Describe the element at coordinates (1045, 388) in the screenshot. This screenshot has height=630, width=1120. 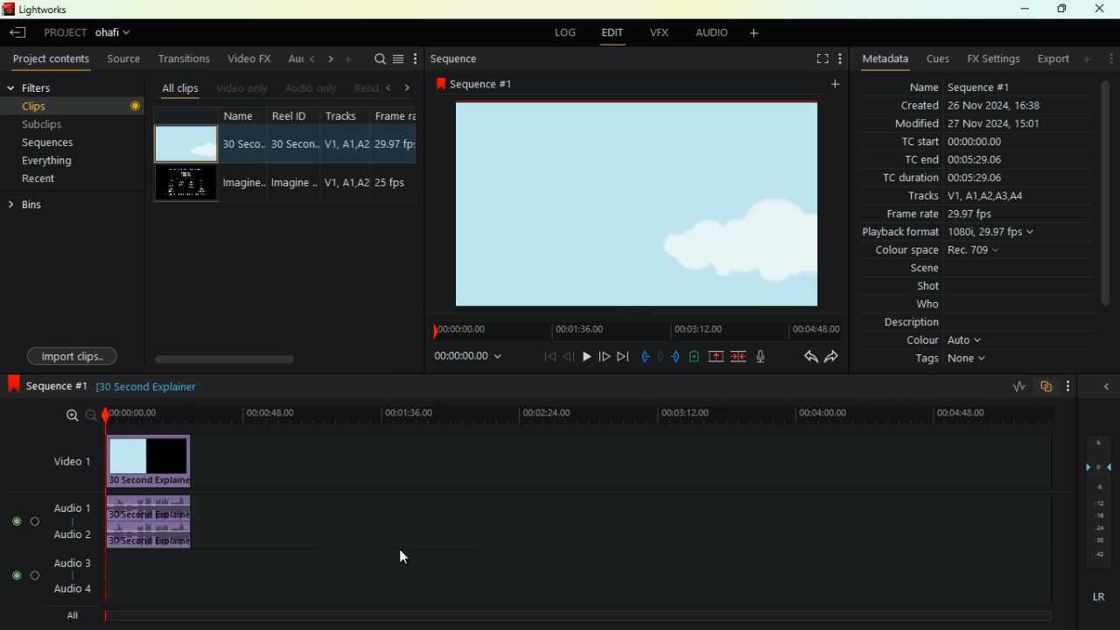
I see `overlap` at that location.